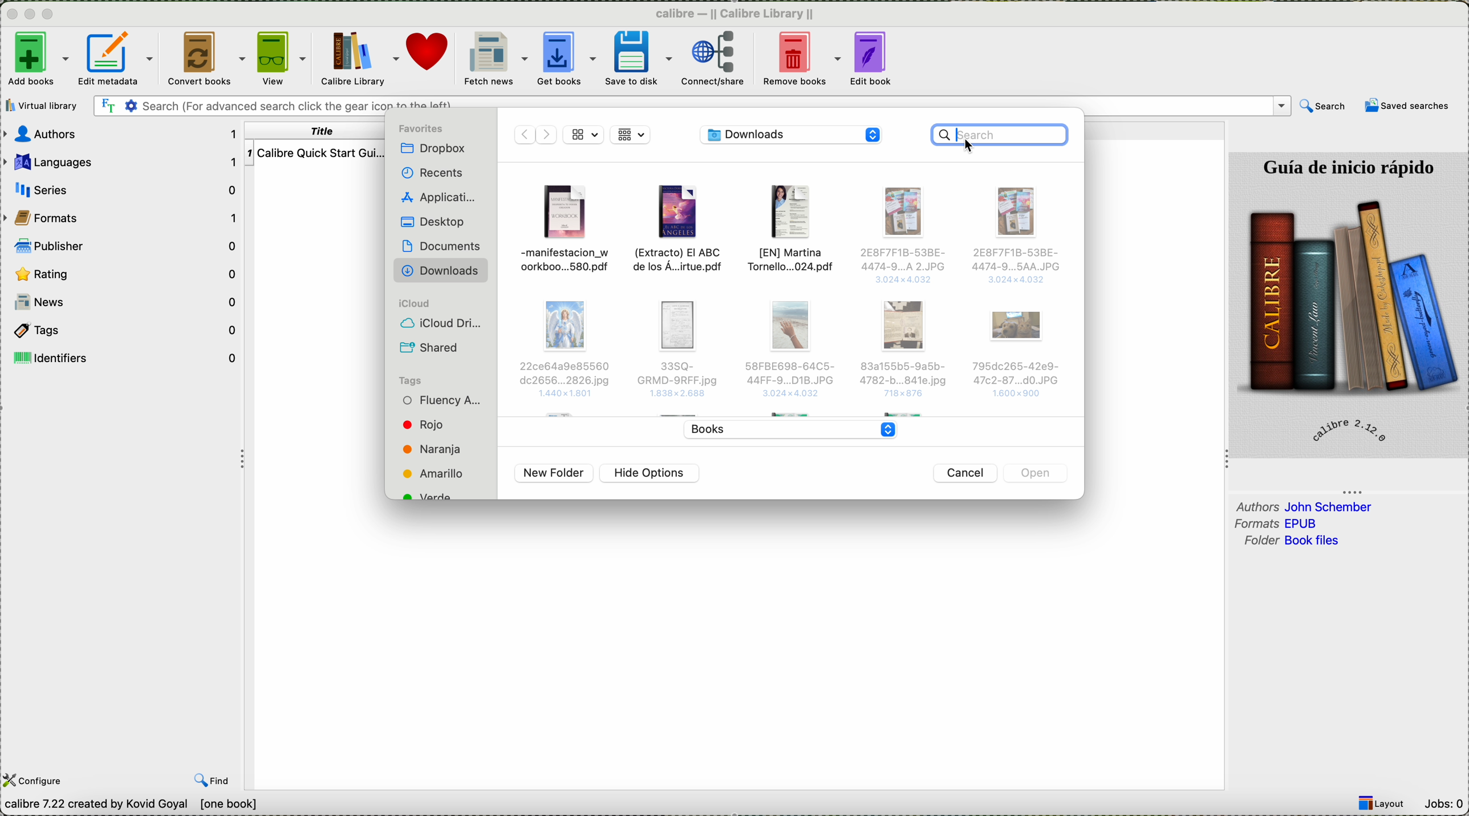  I want to click on click on add books, so click(36, 60).